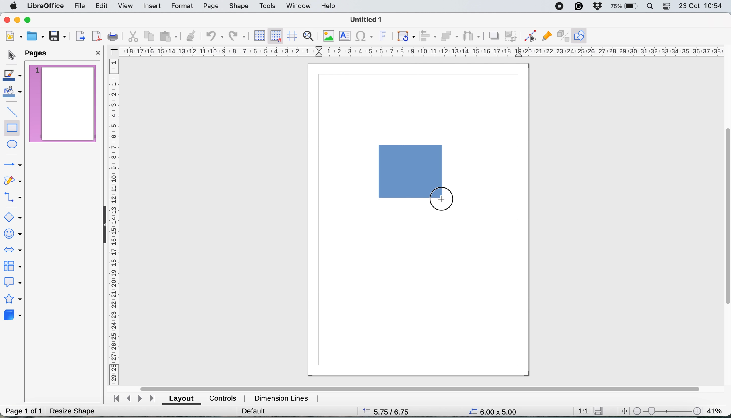 This screenshot has width=731, height=418. I want to click on cursor, so click(442, 199).